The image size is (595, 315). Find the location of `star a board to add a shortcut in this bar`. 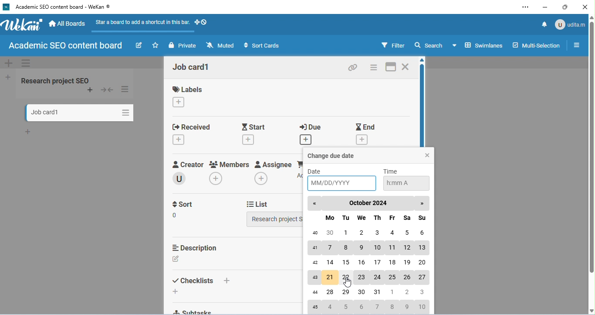

star a board to add a shortcut in this bar is located at coordinates (141, 25).